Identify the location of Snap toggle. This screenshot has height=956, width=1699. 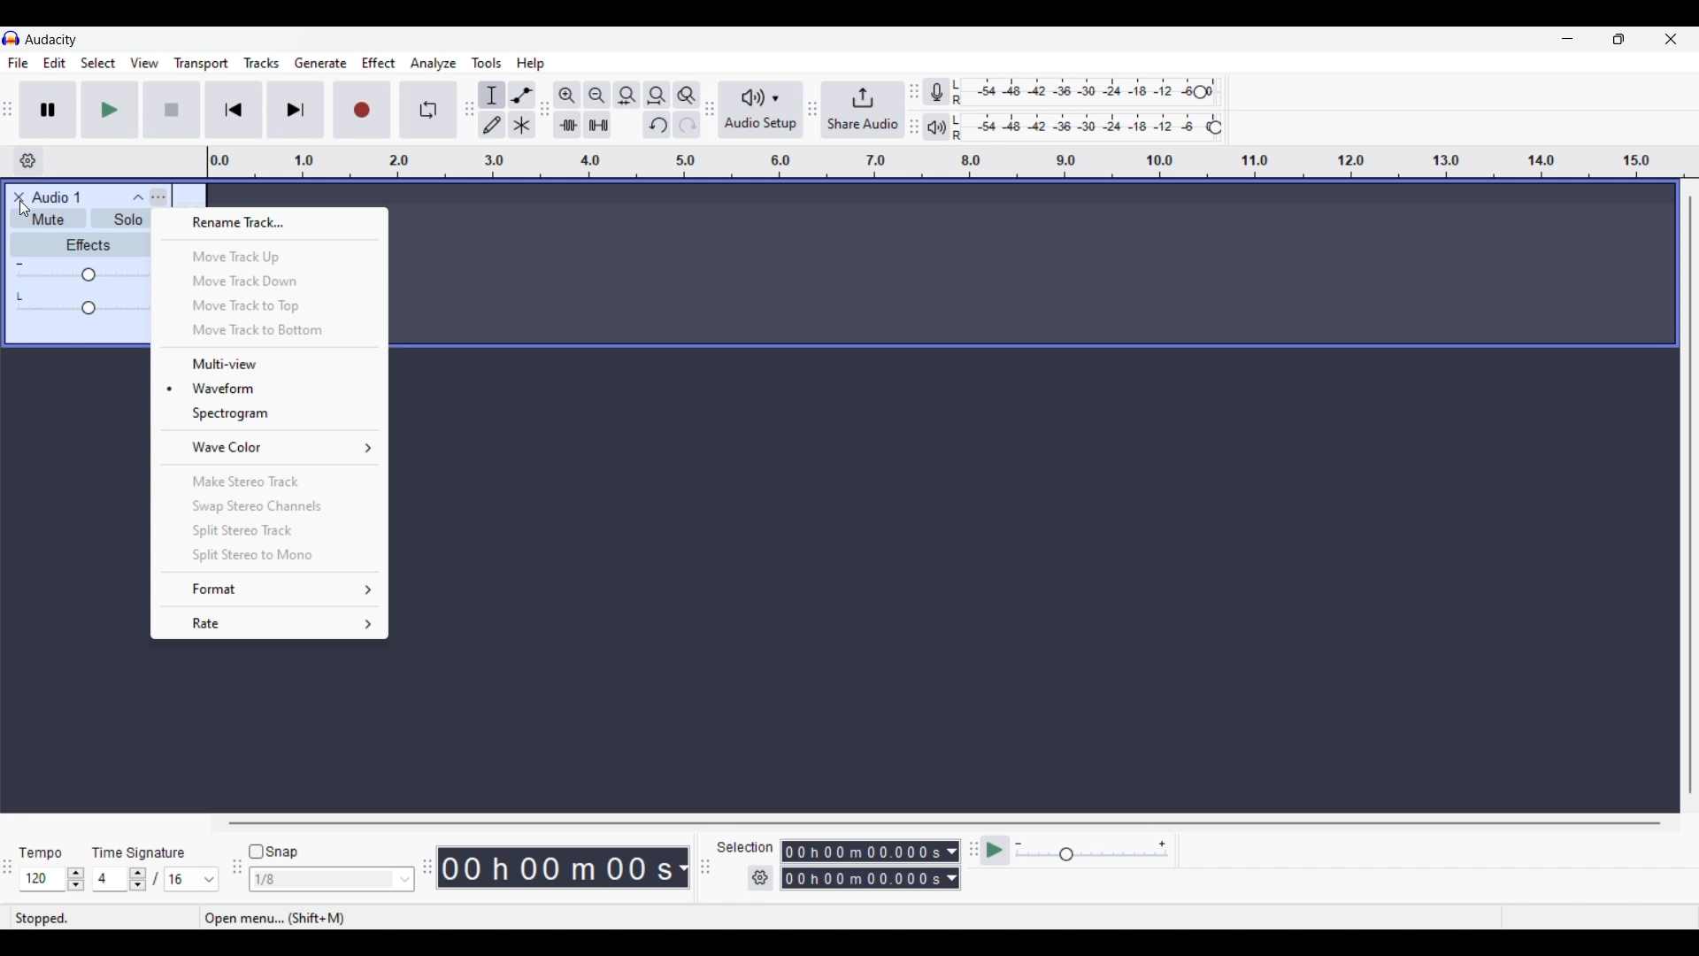
(274, 852).